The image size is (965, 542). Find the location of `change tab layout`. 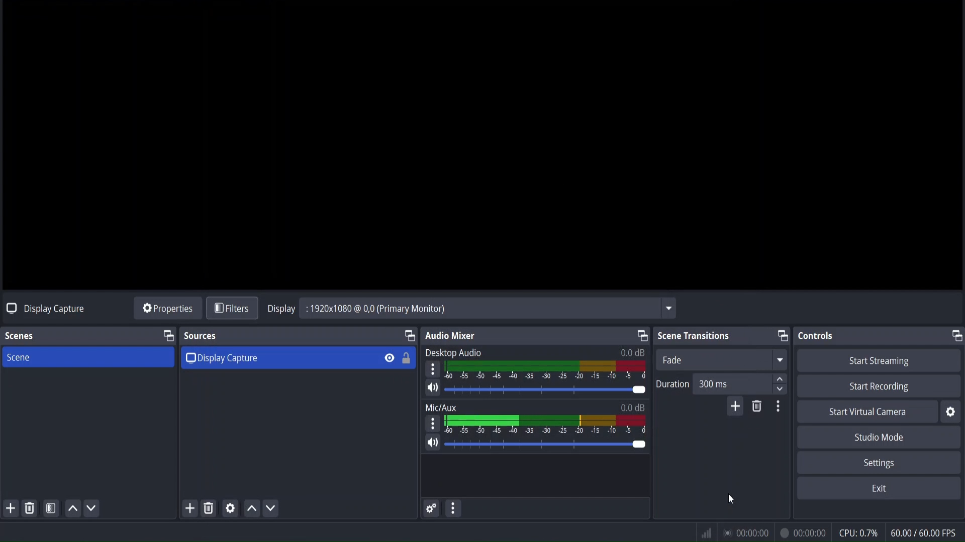

change tab layout is located at coordinates (168, 336).